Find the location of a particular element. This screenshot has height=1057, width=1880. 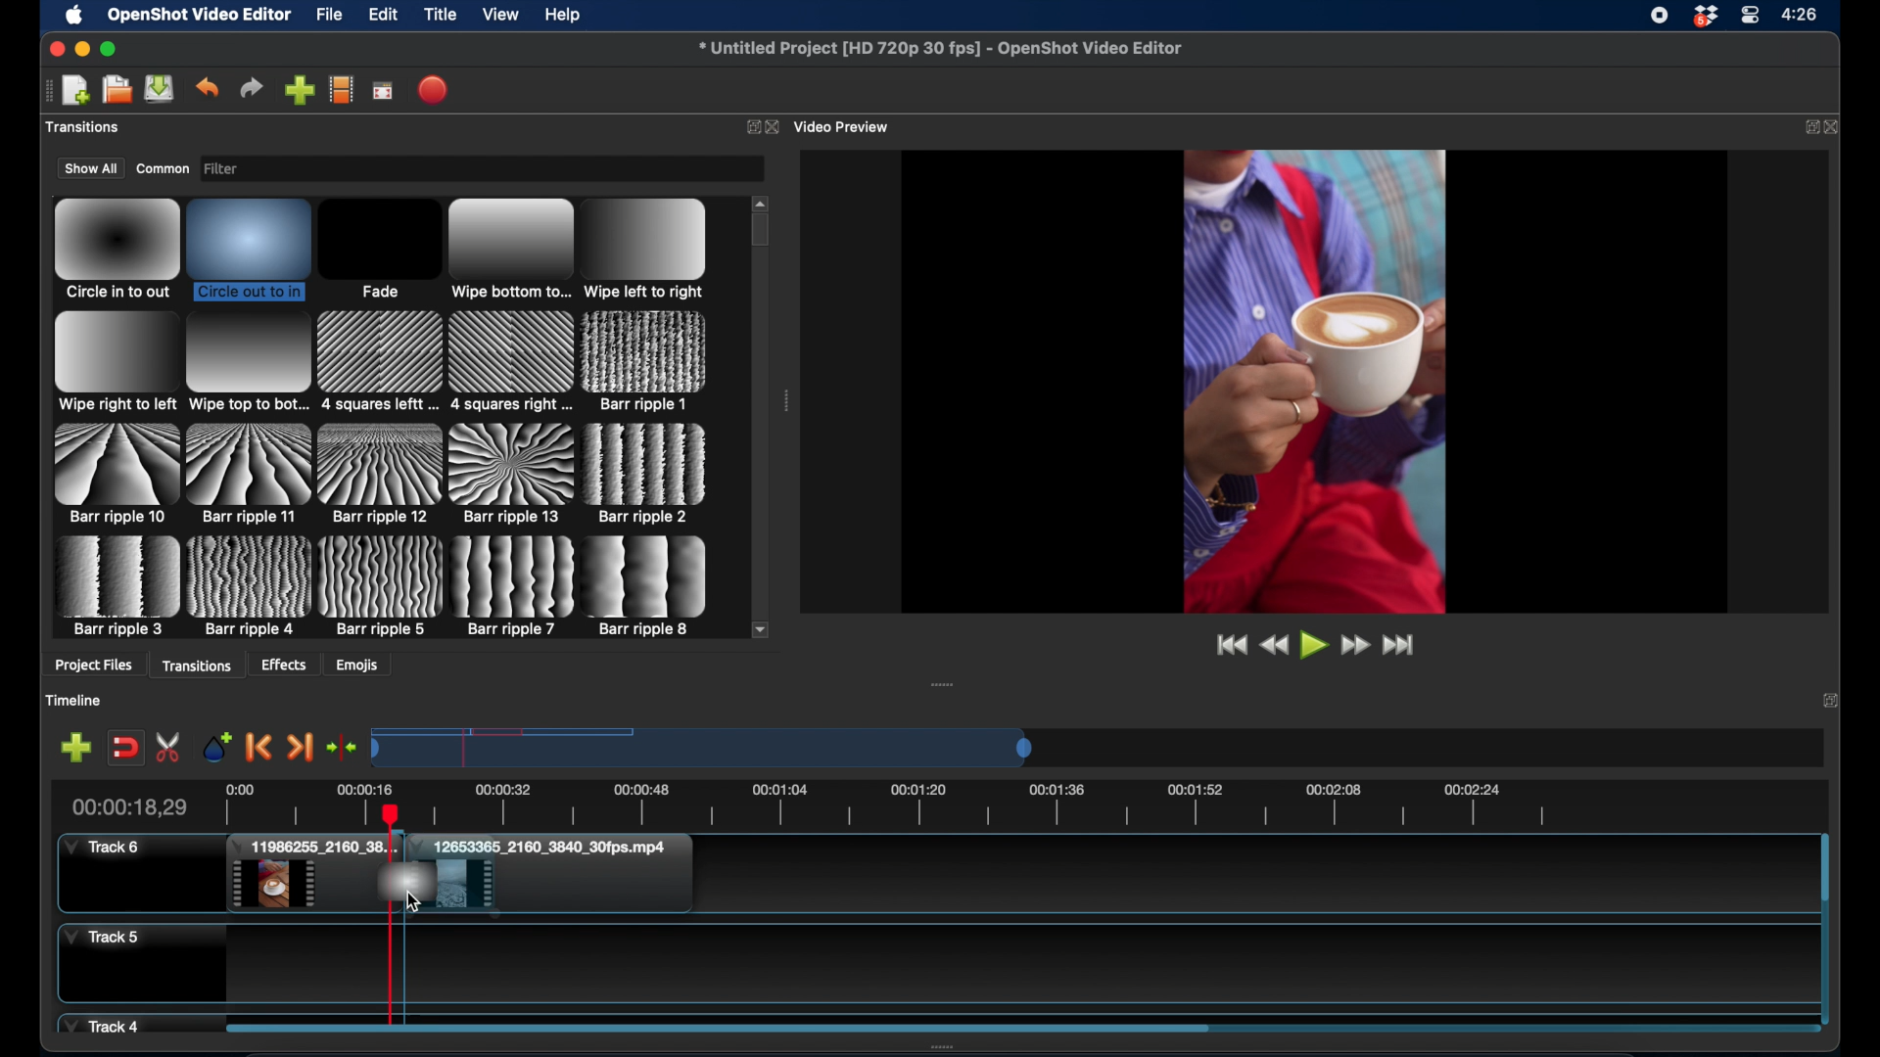

full screen is located at coordinates (384, 89).